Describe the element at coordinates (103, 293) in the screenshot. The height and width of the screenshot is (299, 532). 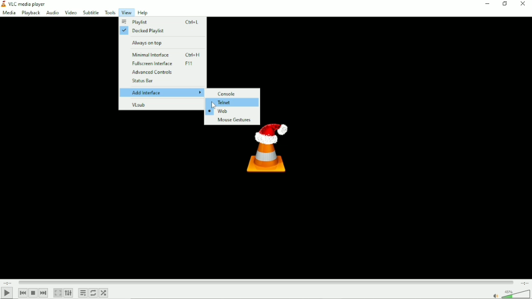
I see `Random` at that location.